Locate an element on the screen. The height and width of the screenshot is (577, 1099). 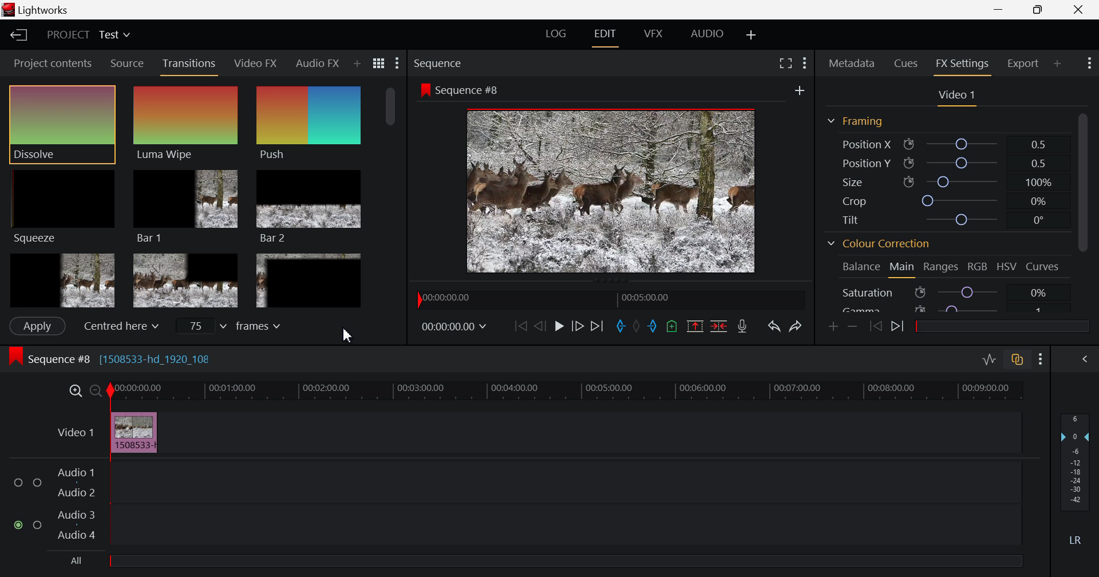
Back to Homepage is located at coordinates (18, 35).